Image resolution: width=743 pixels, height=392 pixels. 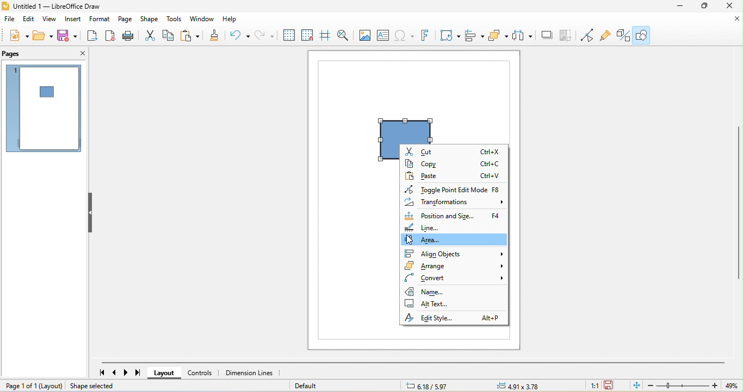 I want to click on close, so click(x=735, y=20).